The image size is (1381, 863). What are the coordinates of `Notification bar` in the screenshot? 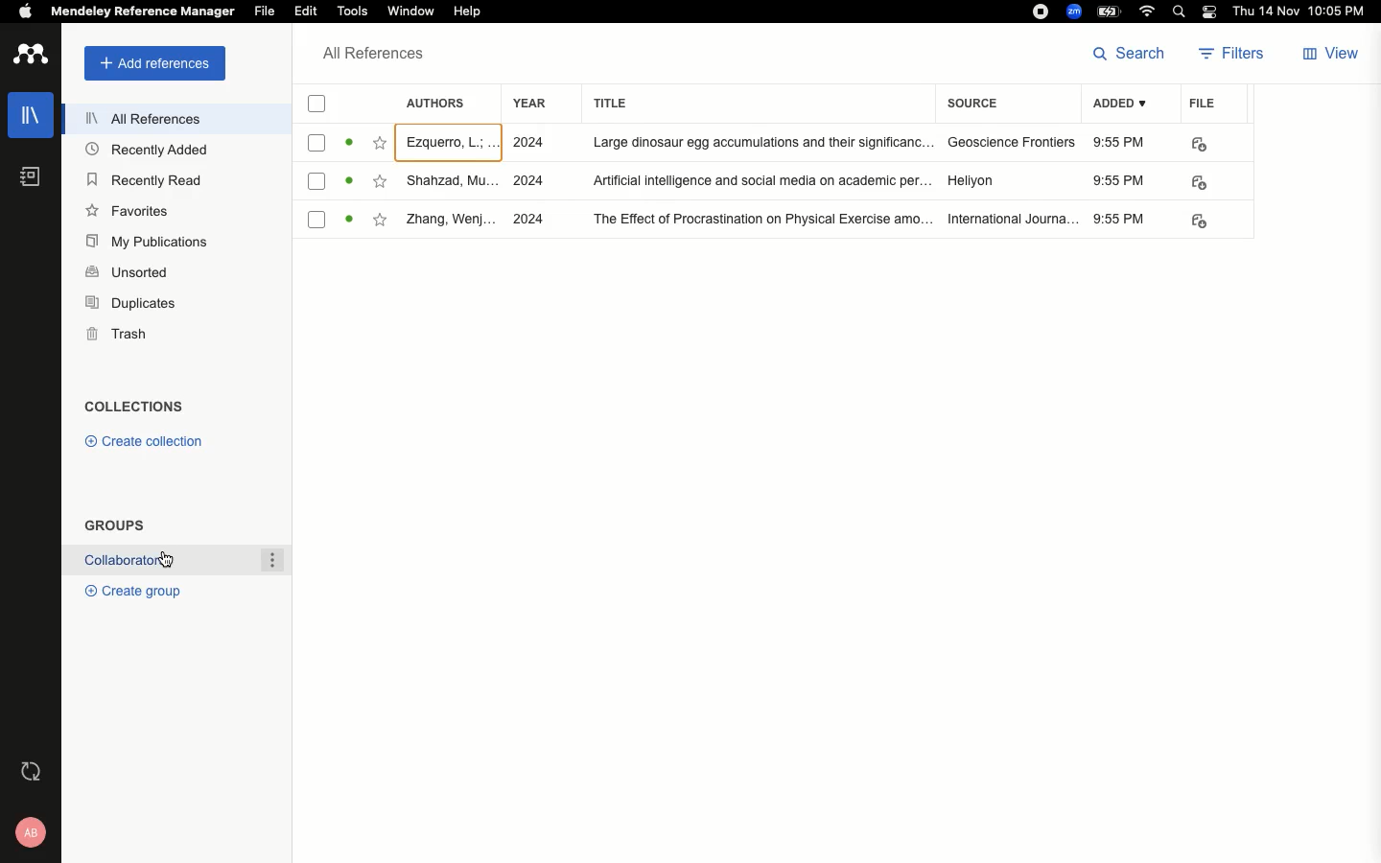 It's located at (1210, 13).